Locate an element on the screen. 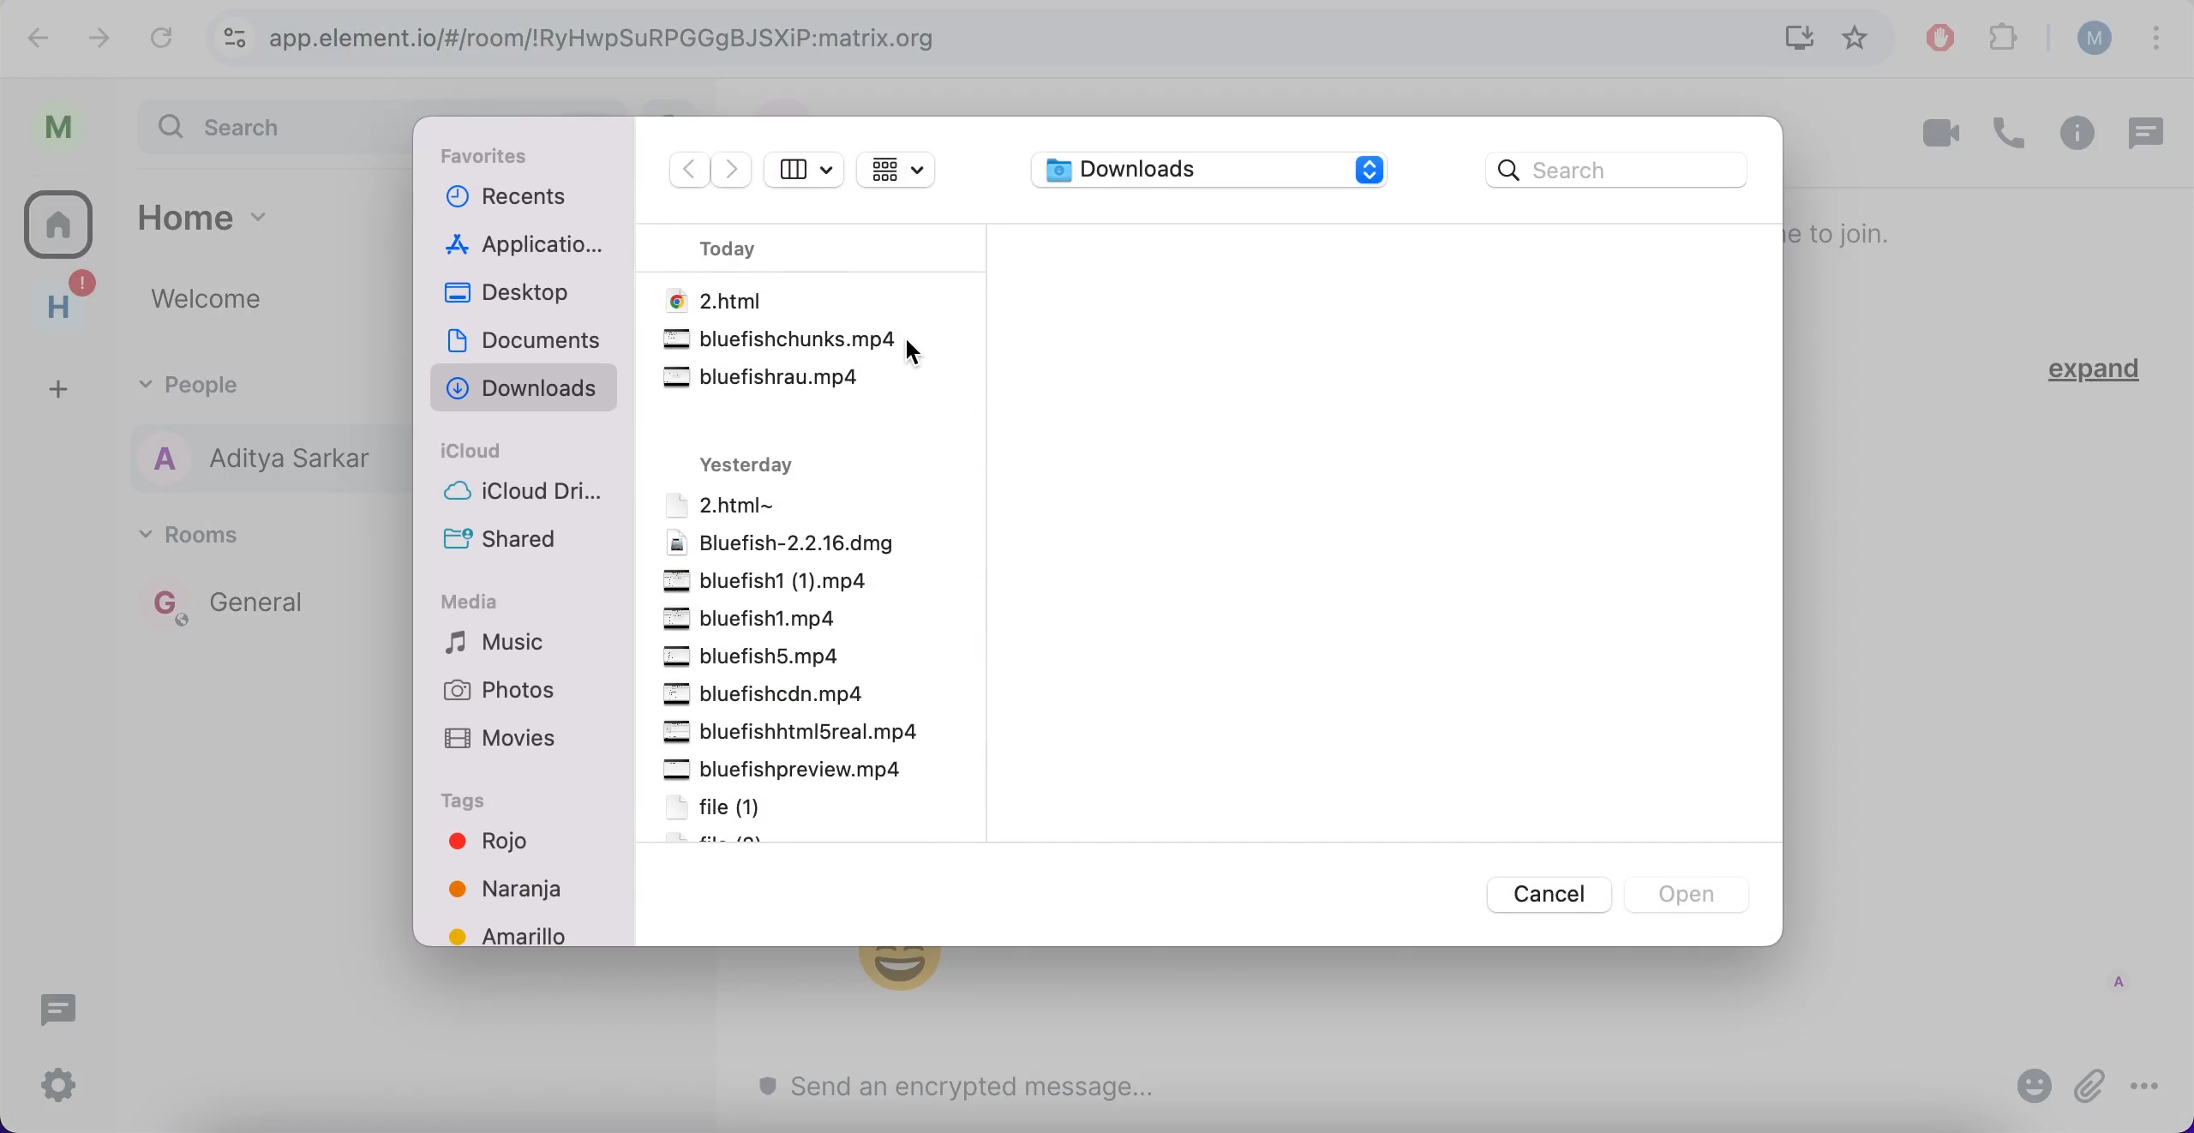  bluefish- 2.2.16.dmg is located at coordinates (780, 539).